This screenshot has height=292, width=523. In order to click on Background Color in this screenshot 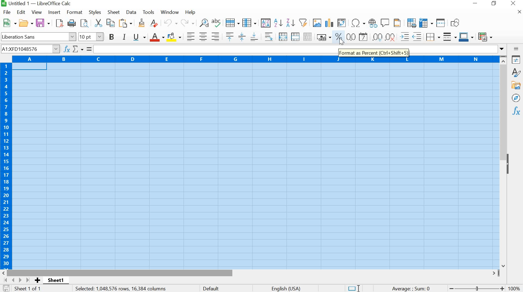, I will do `click(174, 37)`.